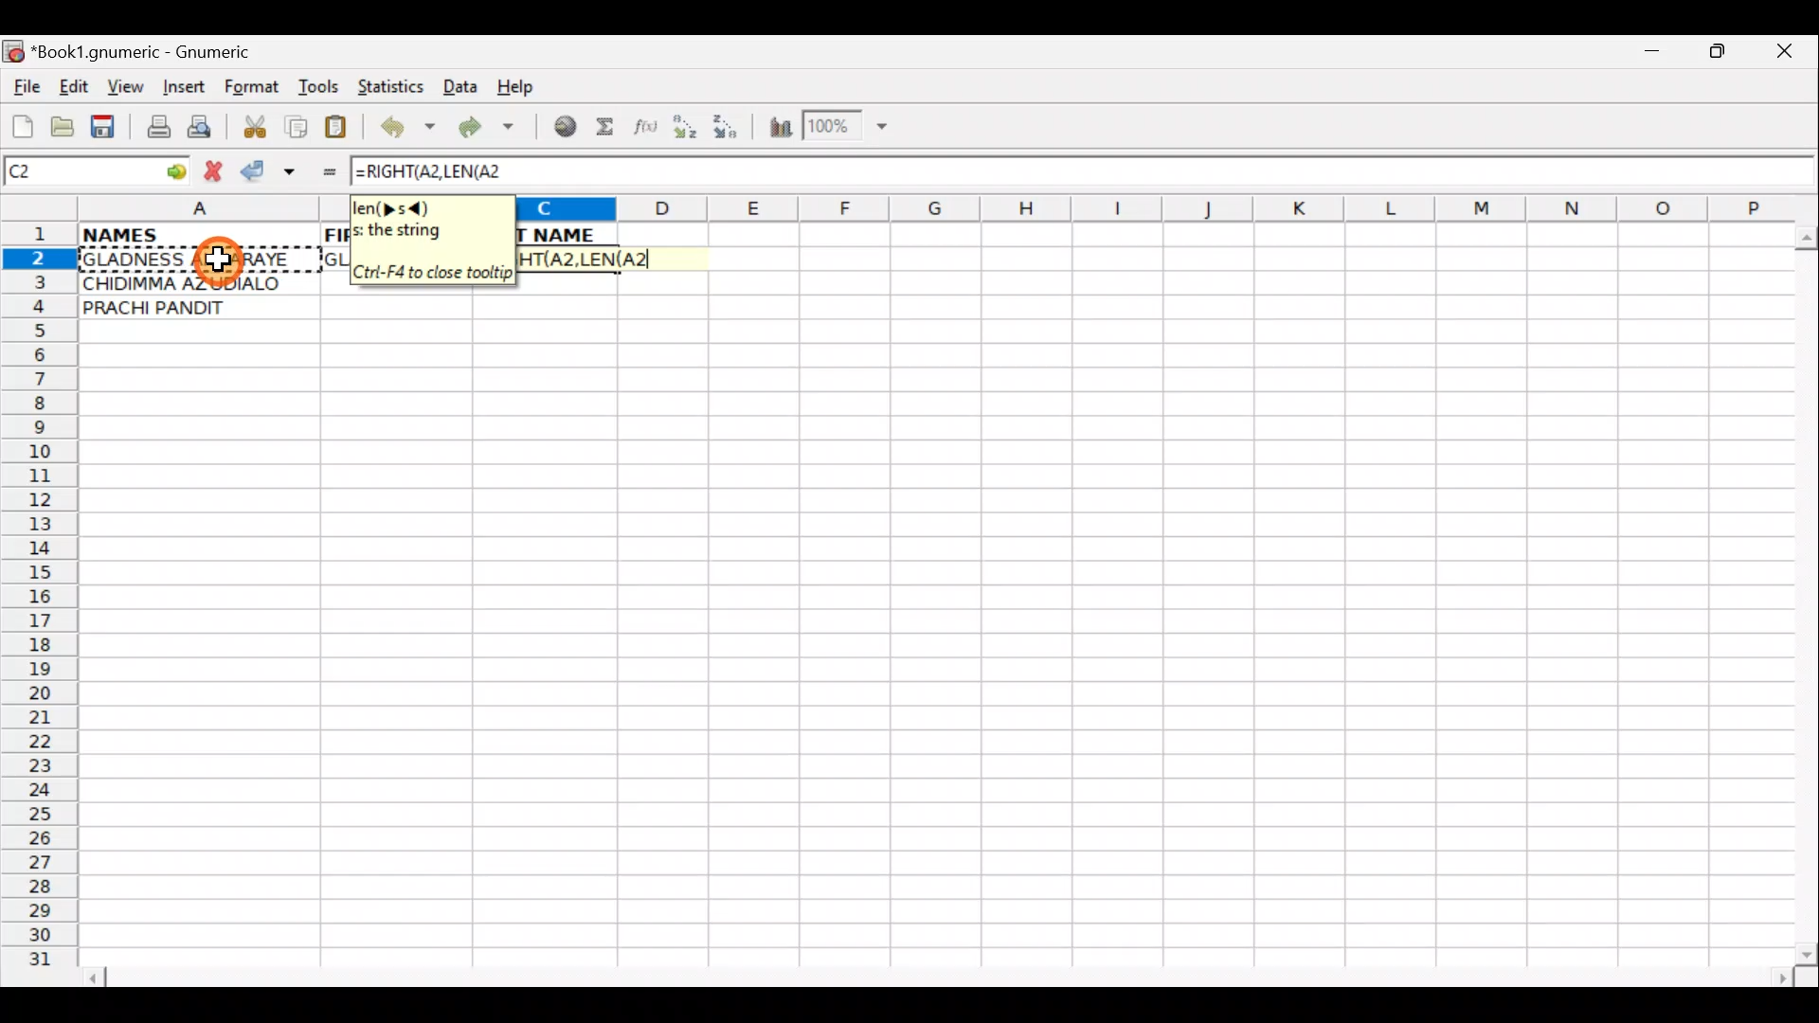 Image resolution: width=1819 pixels, height=1023 pixels. What do you see at coordinates (107, 128) in the screenshot?
I see `Save current workbook` at bounding box center [107, 128].